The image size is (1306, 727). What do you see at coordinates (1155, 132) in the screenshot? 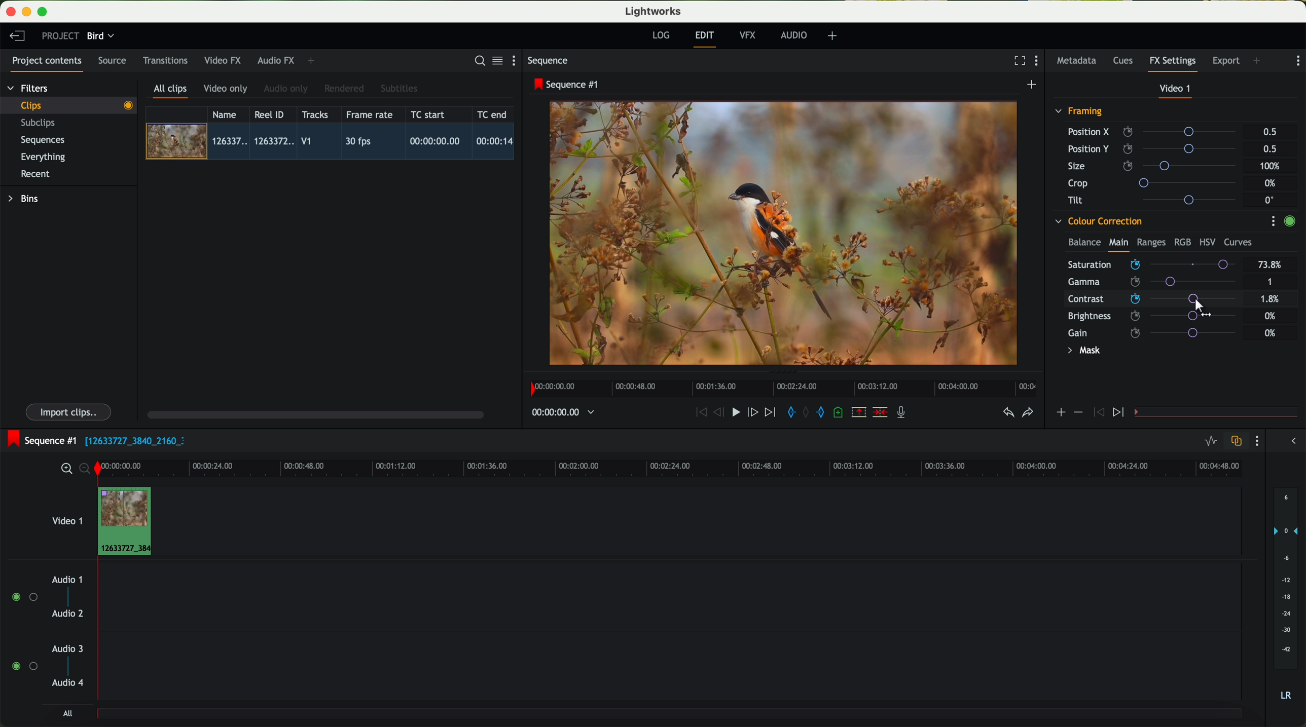
I see `position X` at bounding box center [1155, 132].